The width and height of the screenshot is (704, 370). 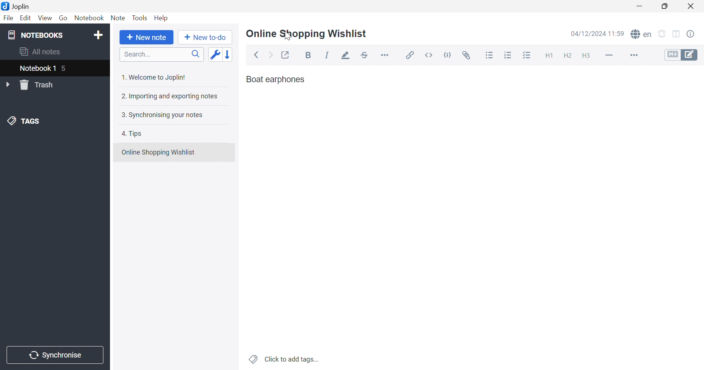 What do you see at coordinates (39, 85) in the screenshot?
I see `Trash` at bounding box center [39, 85].